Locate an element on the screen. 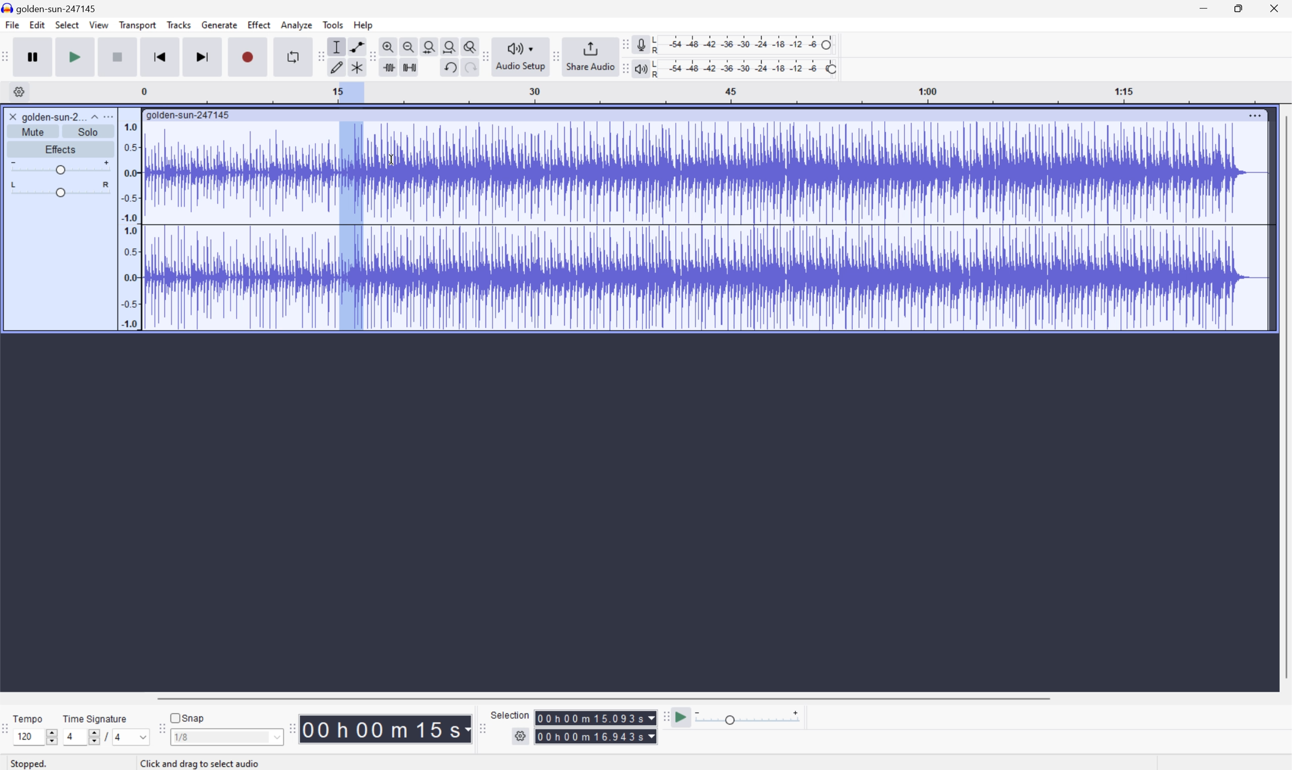  Drop Down is located at coordinates (93, 114).